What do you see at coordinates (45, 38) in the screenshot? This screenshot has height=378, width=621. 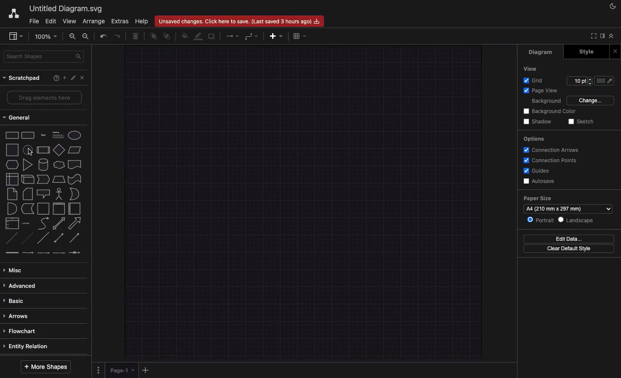 I see `Zoom` at bounding box center [45, 38].